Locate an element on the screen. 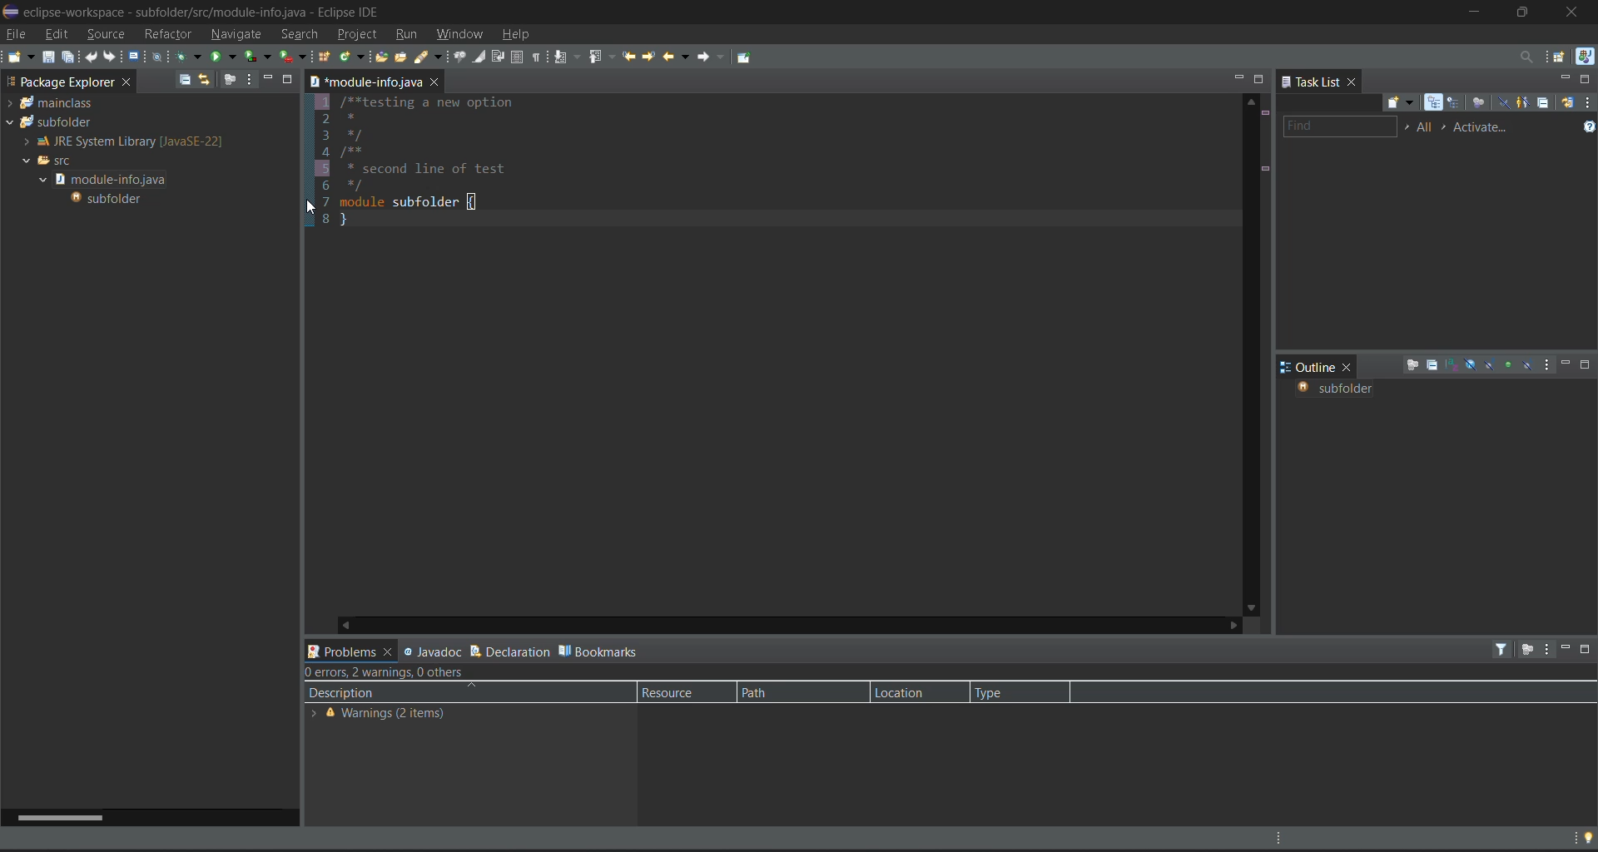 The image size is (1598, 852). file location is located at coordinates (365, 81).